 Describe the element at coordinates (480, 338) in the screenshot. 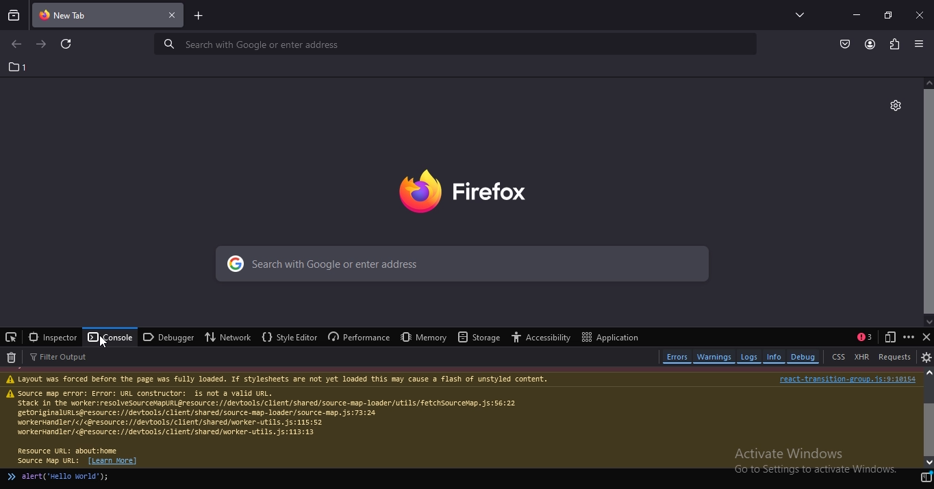

I see `storage` at that location.